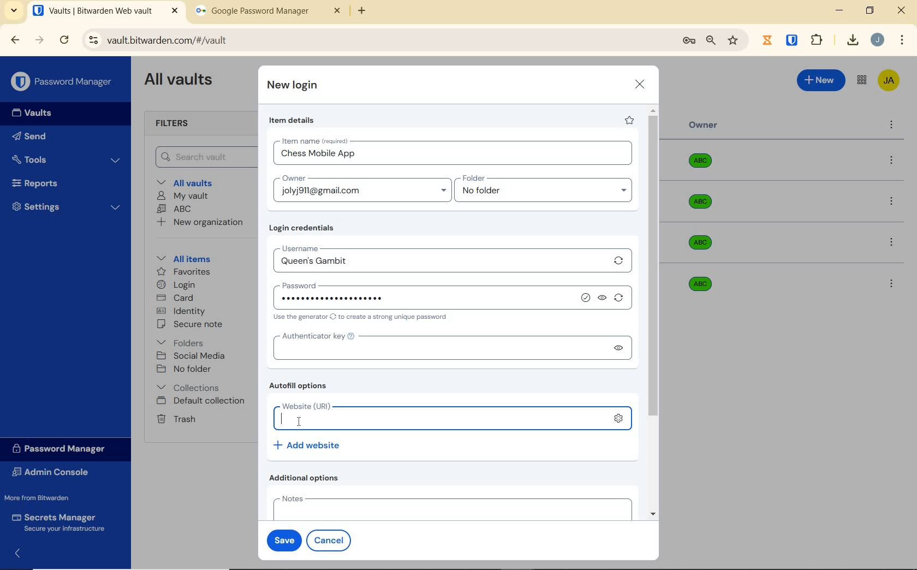 The width and height of the screenshot is (917, 570). What do you see at coordinates (617, 348) in the screenshot?
I see `unhide` at bounding box center [617, 348].